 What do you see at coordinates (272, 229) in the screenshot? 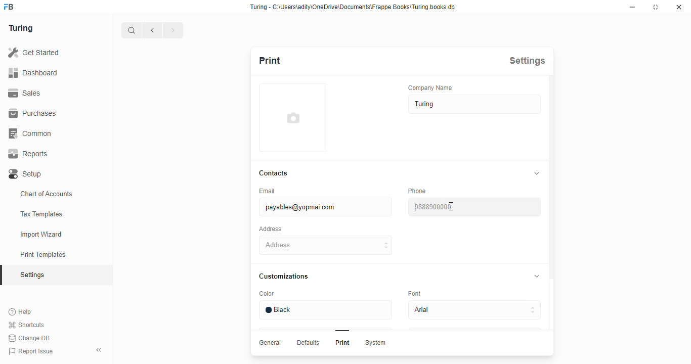
I see `Address` at bounding box center [272, 229].